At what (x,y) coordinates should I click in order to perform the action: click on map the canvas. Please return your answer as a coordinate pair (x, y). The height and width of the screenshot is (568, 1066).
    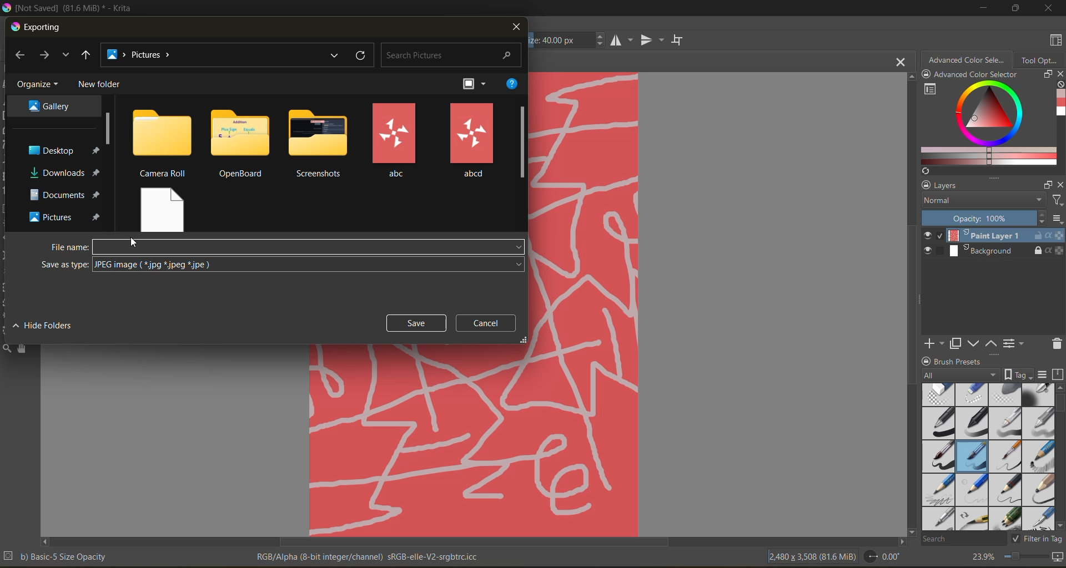
    Looking at the image, I should click on (1059, 559).